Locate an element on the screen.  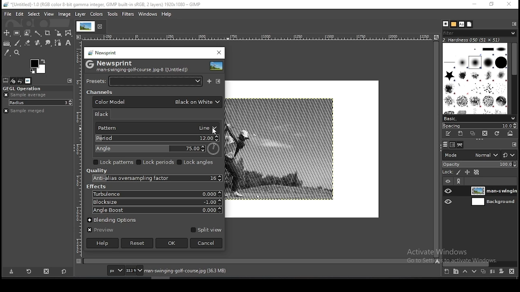
filters is located at coordinates (128, 14).